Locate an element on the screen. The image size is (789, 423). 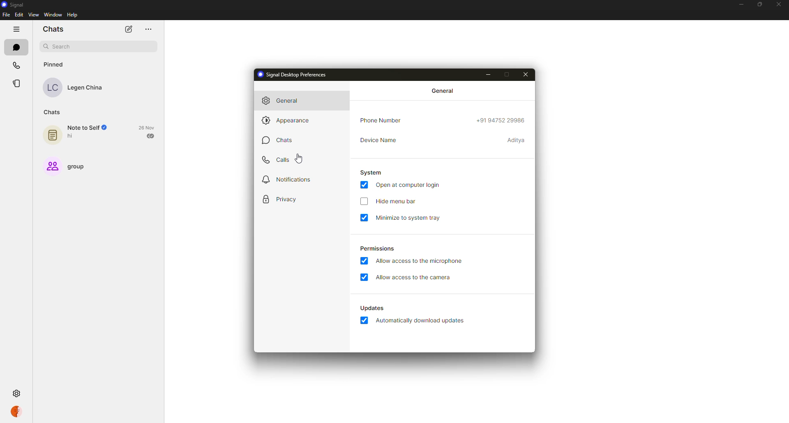
profile is located at coordinates (16, 412).